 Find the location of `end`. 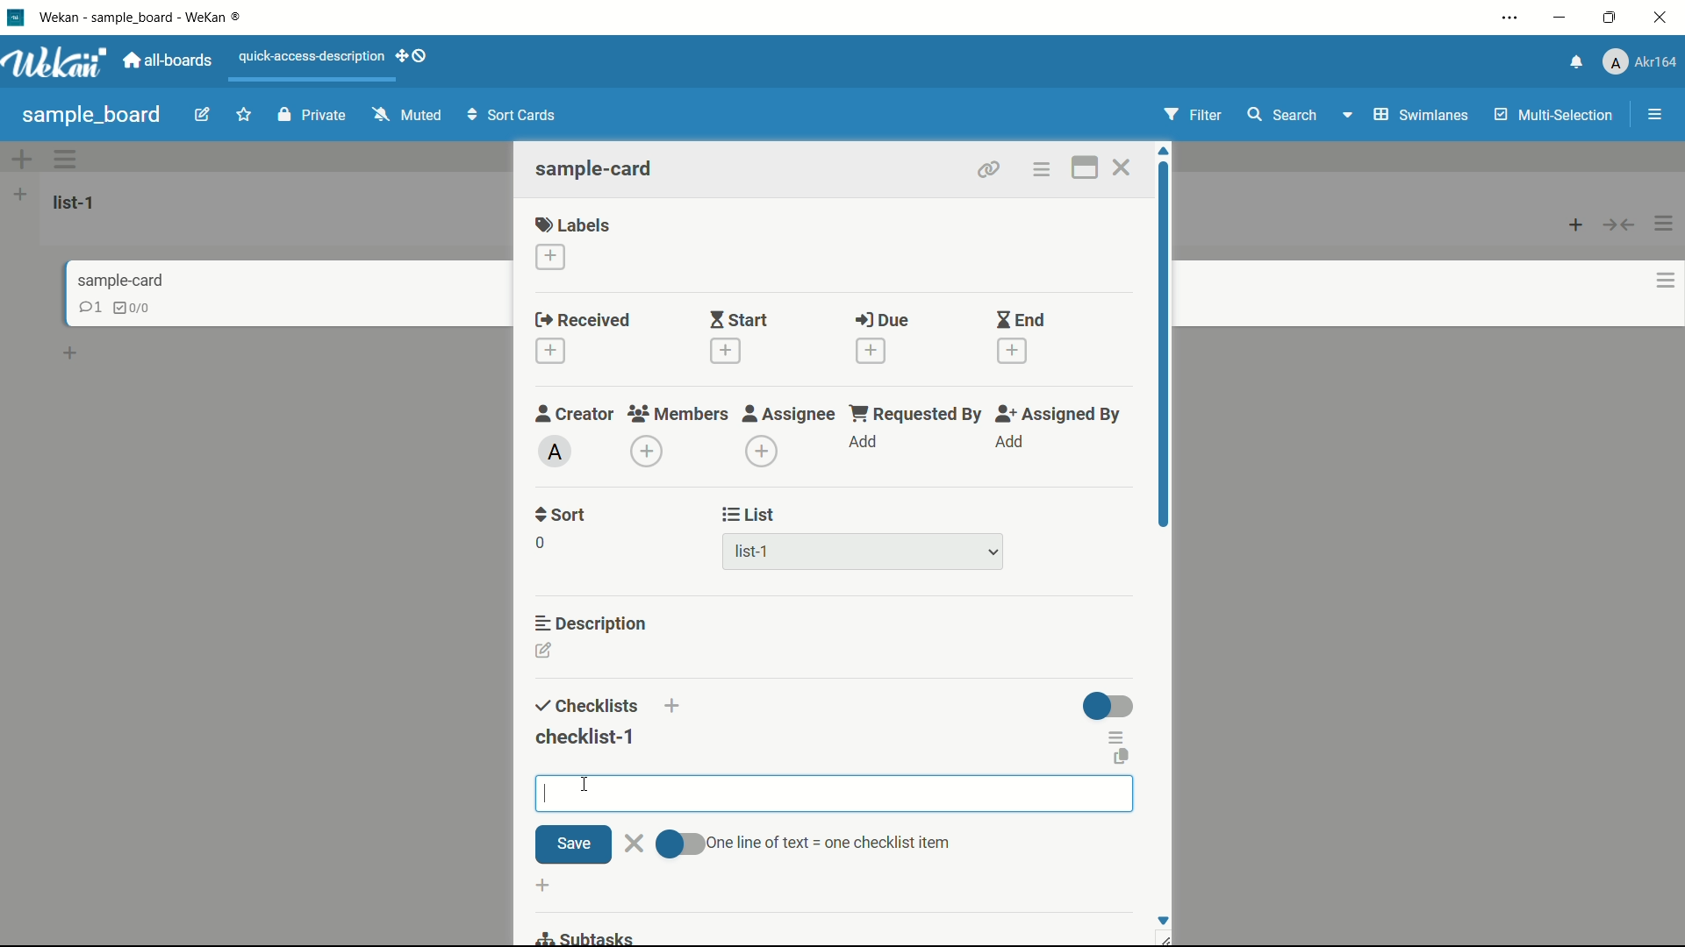

end is located at coordinates (1021, 320).